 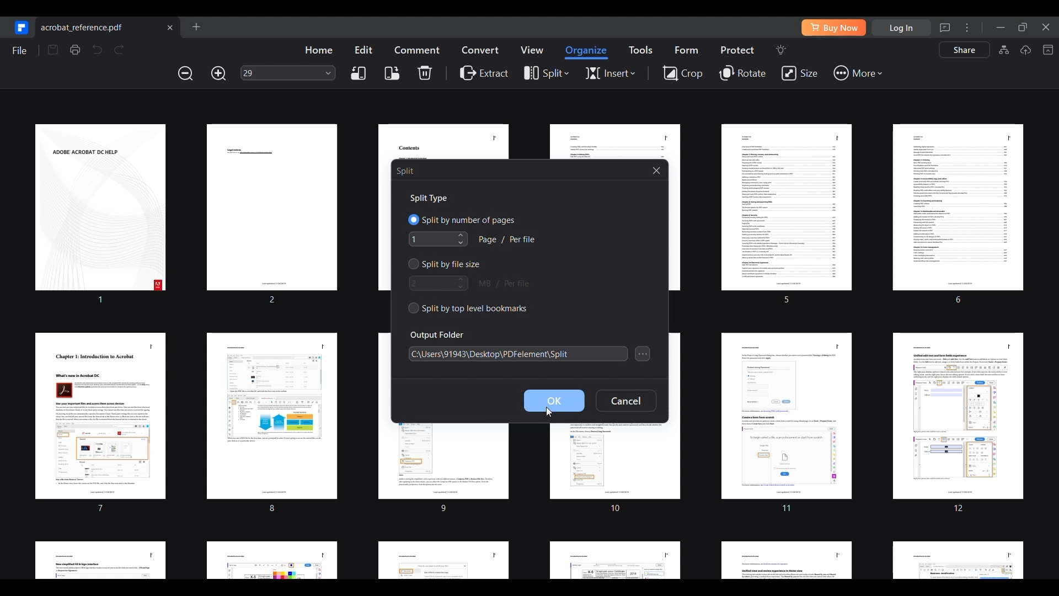 What do you see at coordinates (318, 50) in the screenshot?
I see `Home` at bounding box center [318, 50].